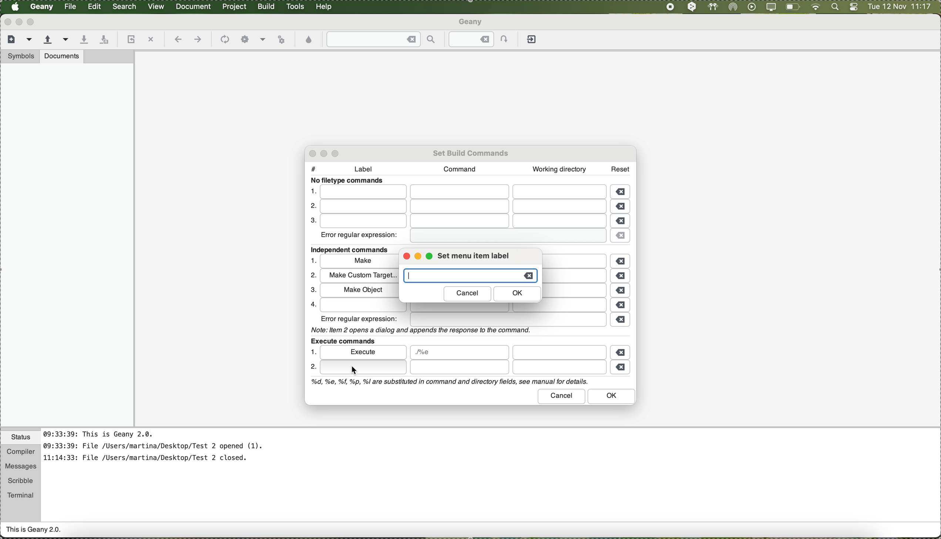 This screenshot has width=941, height=539. What do you see at coordinates (431, 257) in the screenshot?
I see `maximize` at bounding box center [431, 257].